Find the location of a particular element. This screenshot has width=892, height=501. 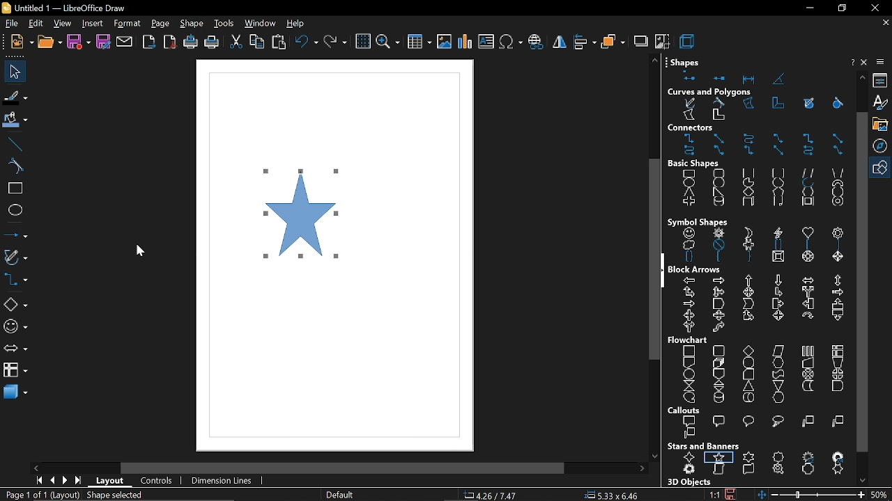

export as is located at coordinates (169, 42).